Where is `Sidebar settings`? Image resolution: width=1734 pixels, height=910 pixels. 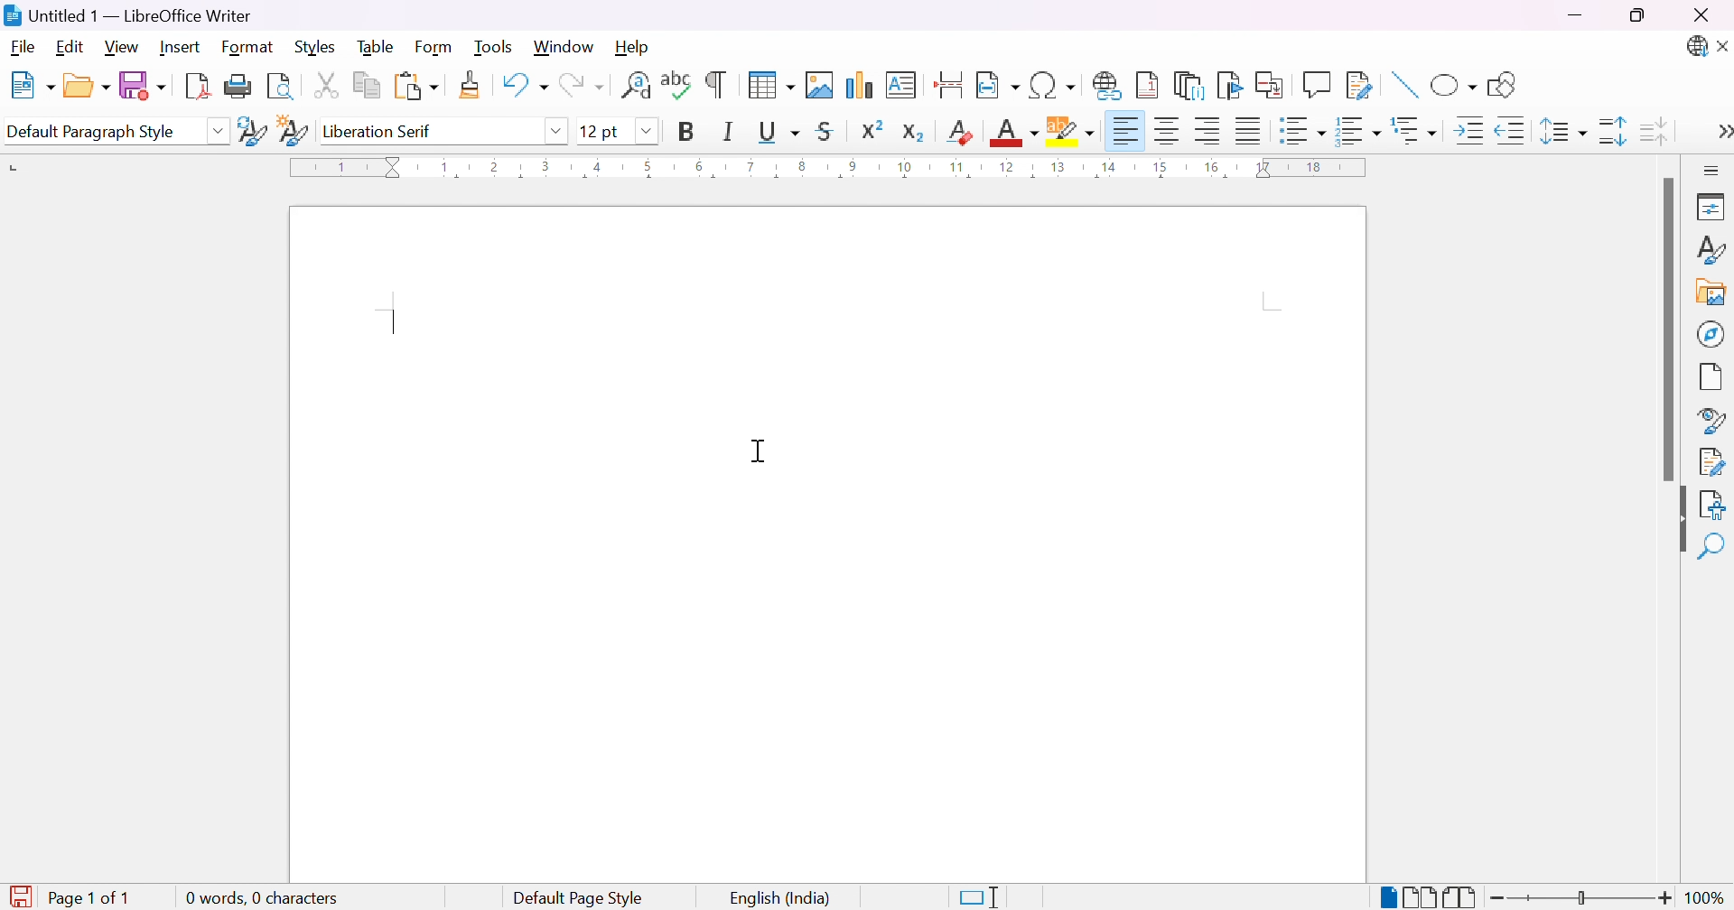 Sidebar settings is located at coordinates (1713, 170).